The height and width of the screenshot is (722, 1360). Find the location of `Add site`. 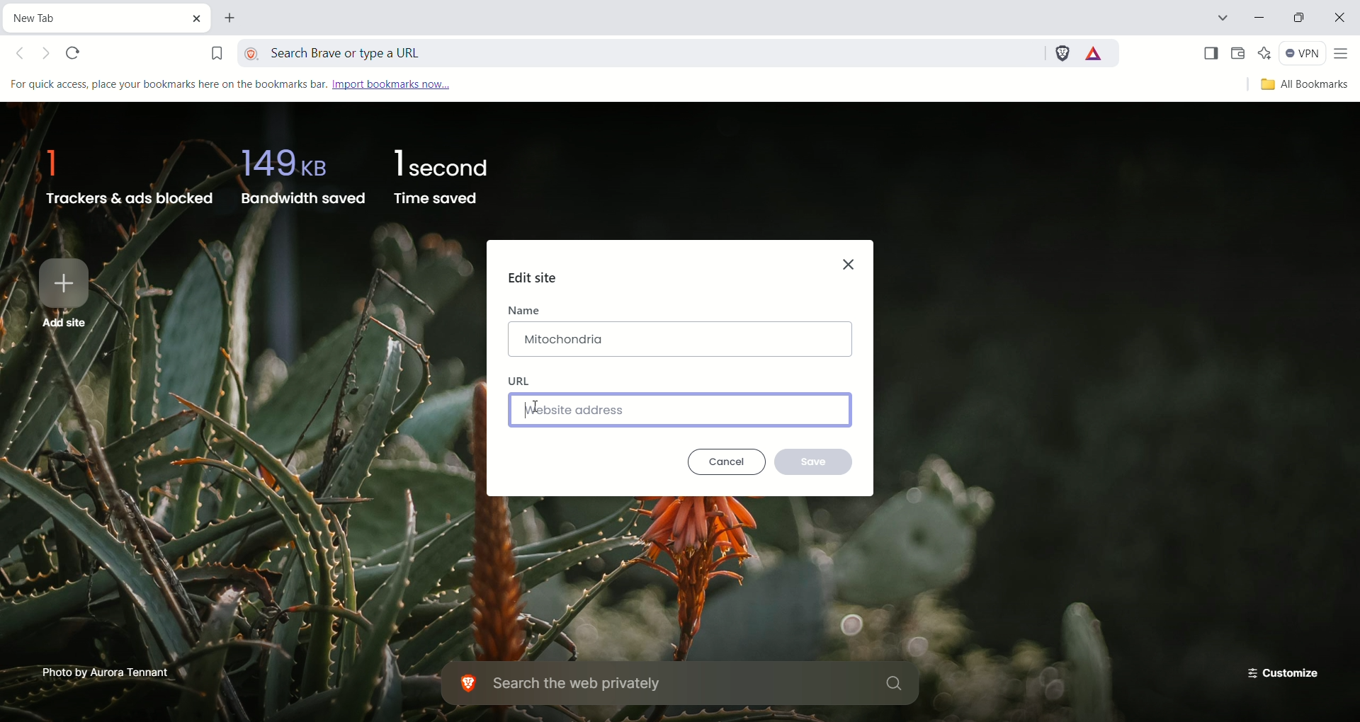

Add site is located at coordinates (66, 292).